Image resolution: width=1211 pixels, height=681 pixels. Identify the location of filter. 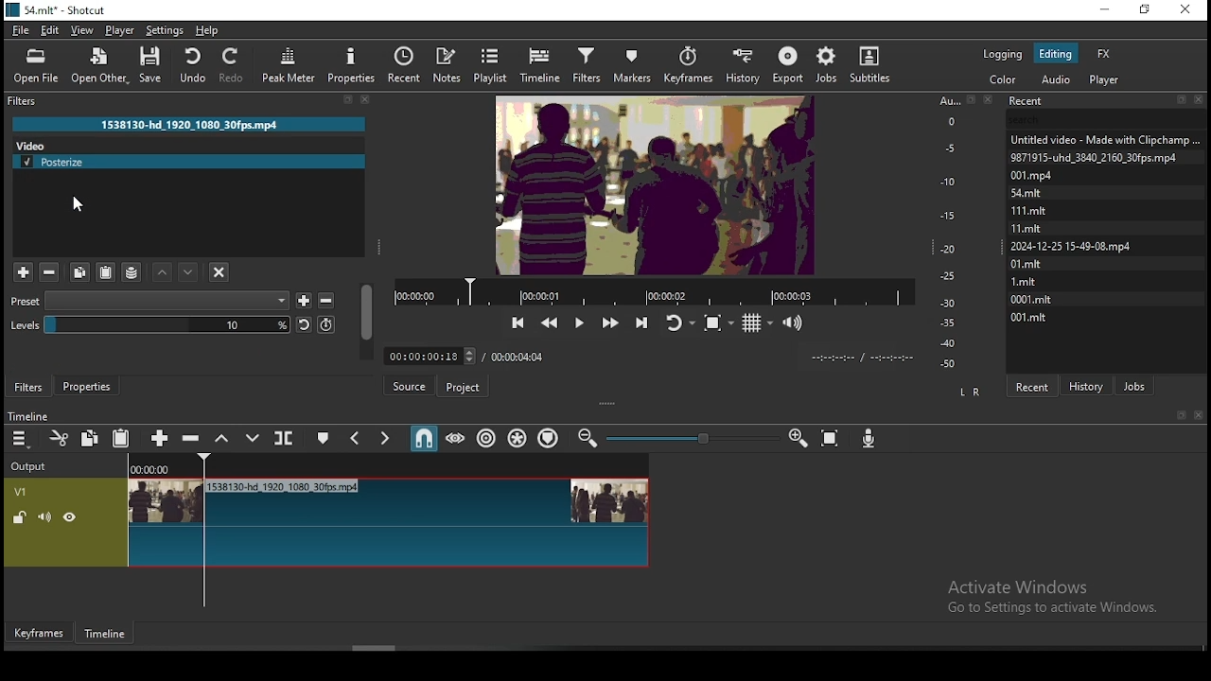
(196, 101).